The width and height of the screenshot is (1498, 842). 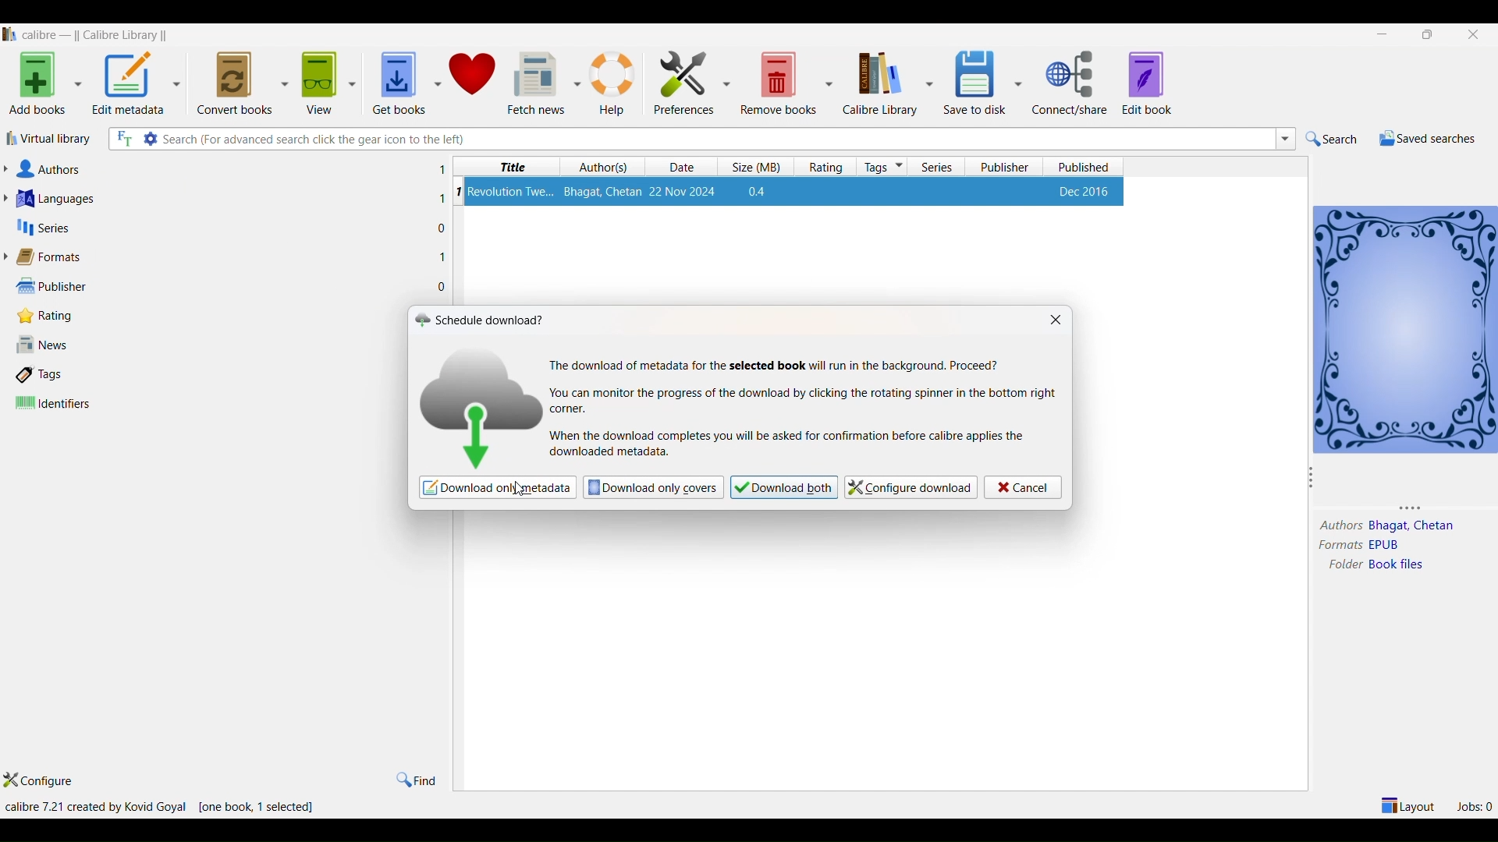 I want to click on download both, so click(x=784, y=487).